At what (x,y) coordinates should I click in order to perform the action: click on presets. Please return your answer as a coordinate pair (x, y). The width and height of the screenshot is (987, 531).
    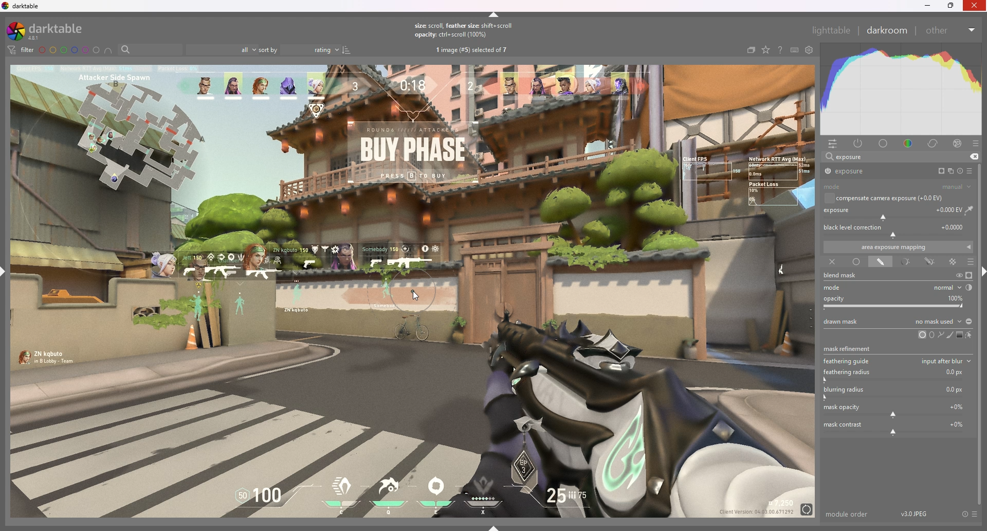
    Looking at the image, I should click on (975, 144).